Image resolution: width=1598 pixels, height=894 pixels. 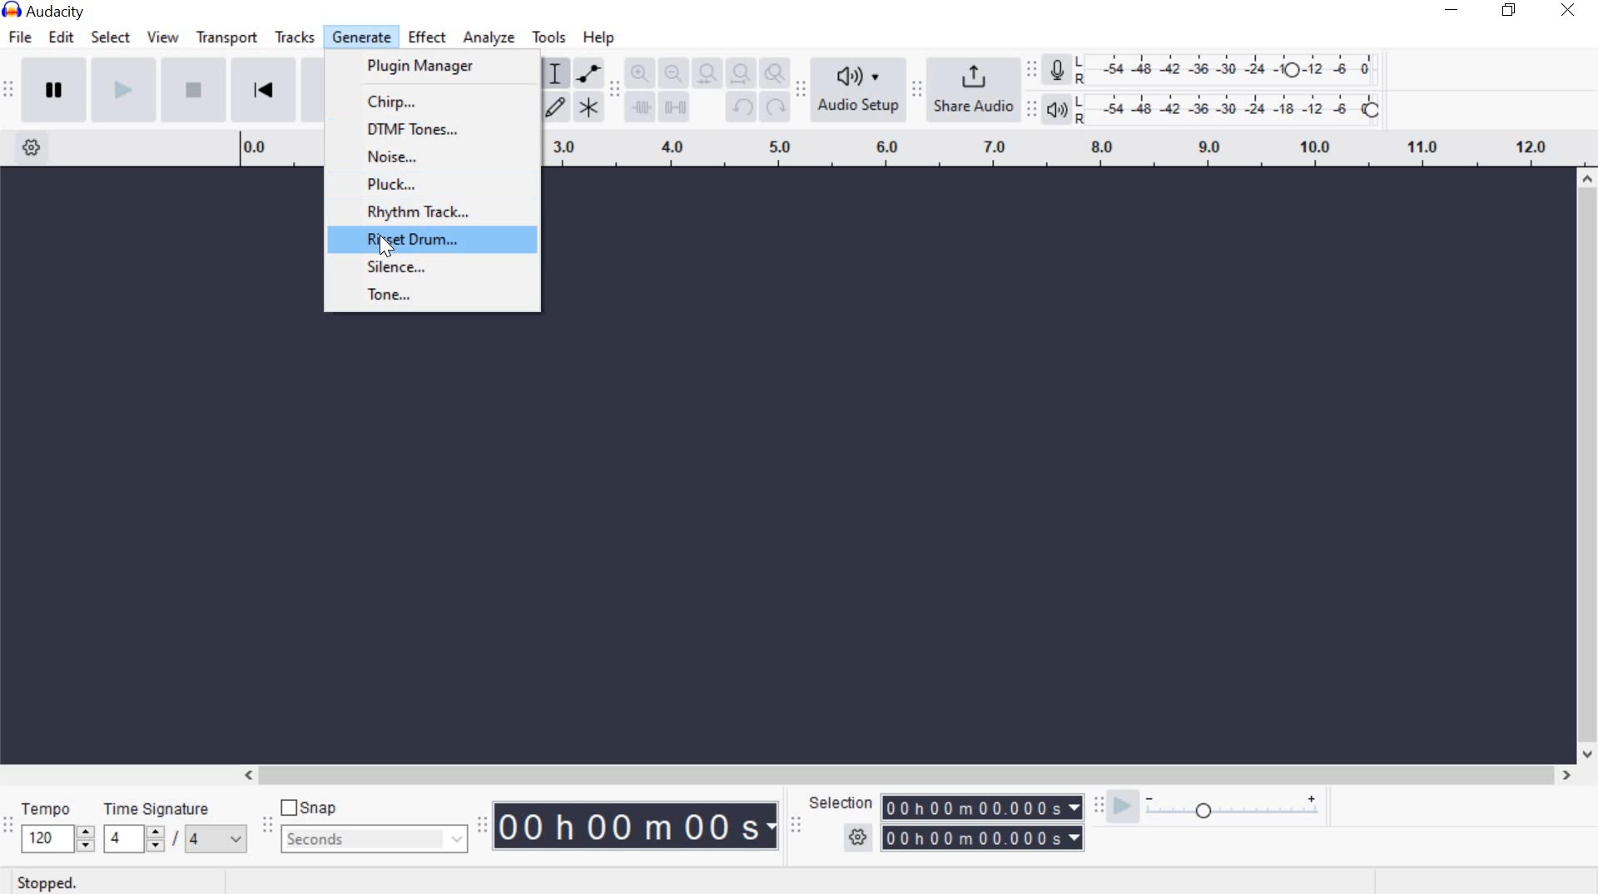 What do you see at coordinates (435, 184) in the screenshot?
I see `pluck` at bounding box center [435, 184].